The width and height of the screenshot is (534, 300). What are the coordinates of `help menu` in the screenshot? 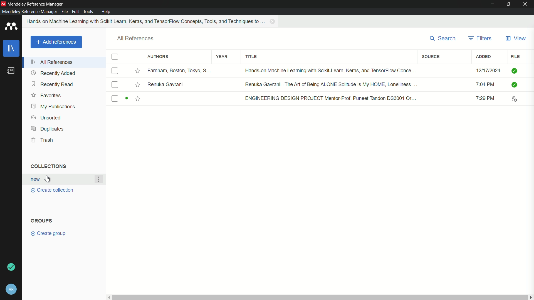 It's located at (107, 12).